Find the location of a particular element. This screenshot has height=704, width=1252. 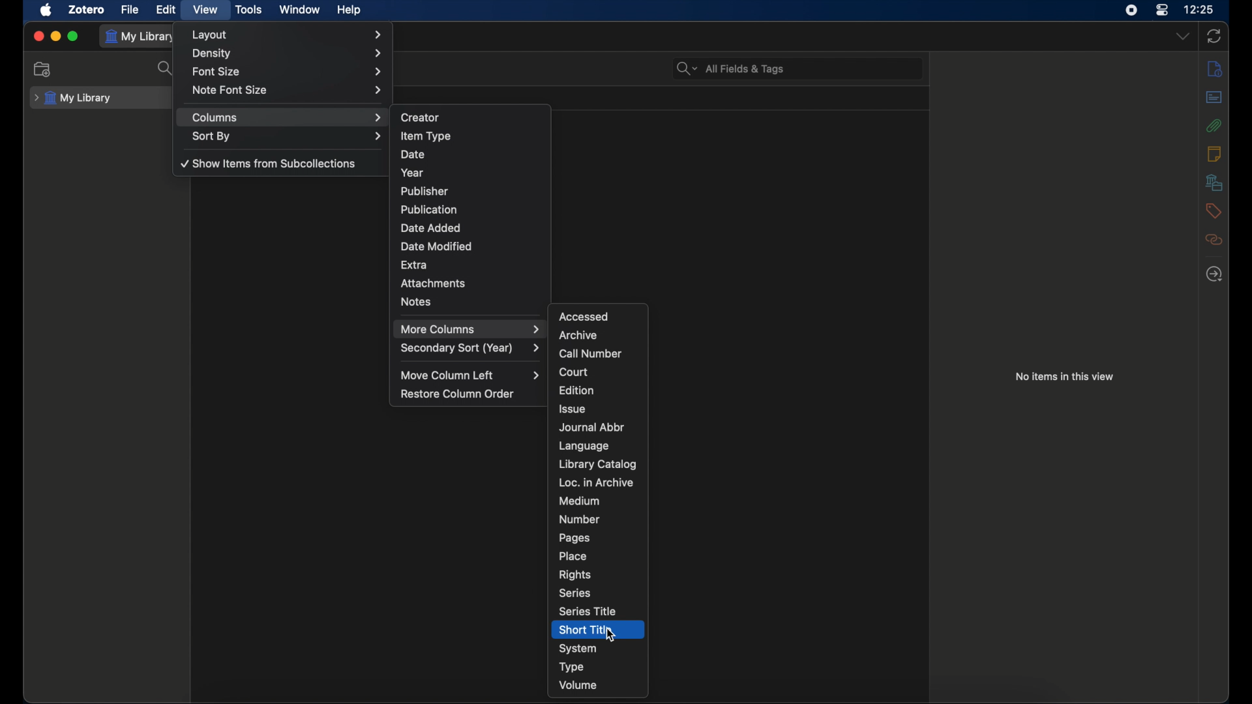

archive is located at coordinates (578, 336).